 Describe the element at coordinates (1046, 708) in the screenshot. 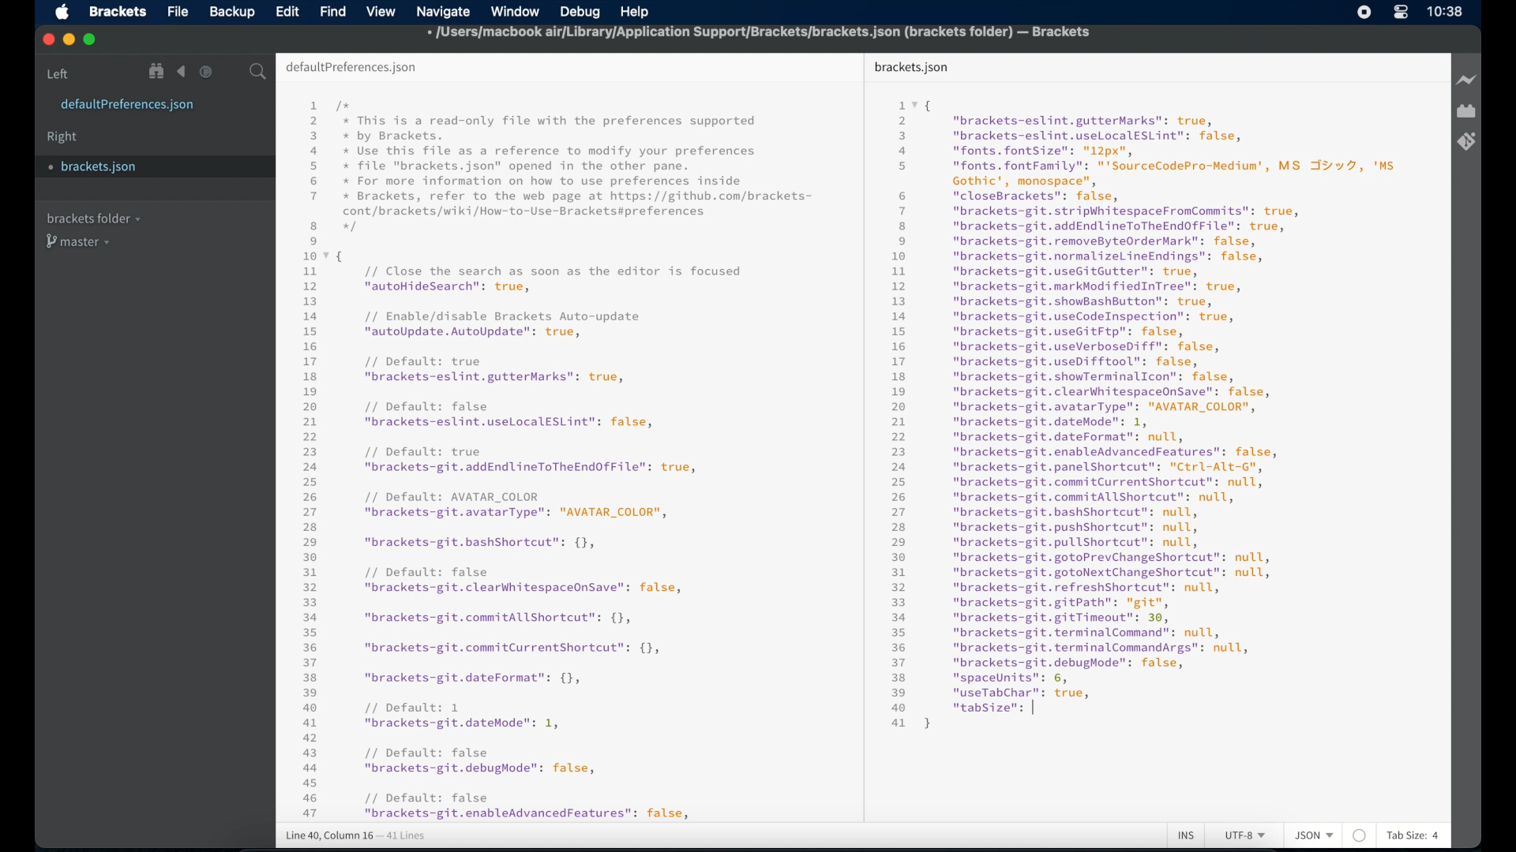

I see `I beam cursor` at that location.